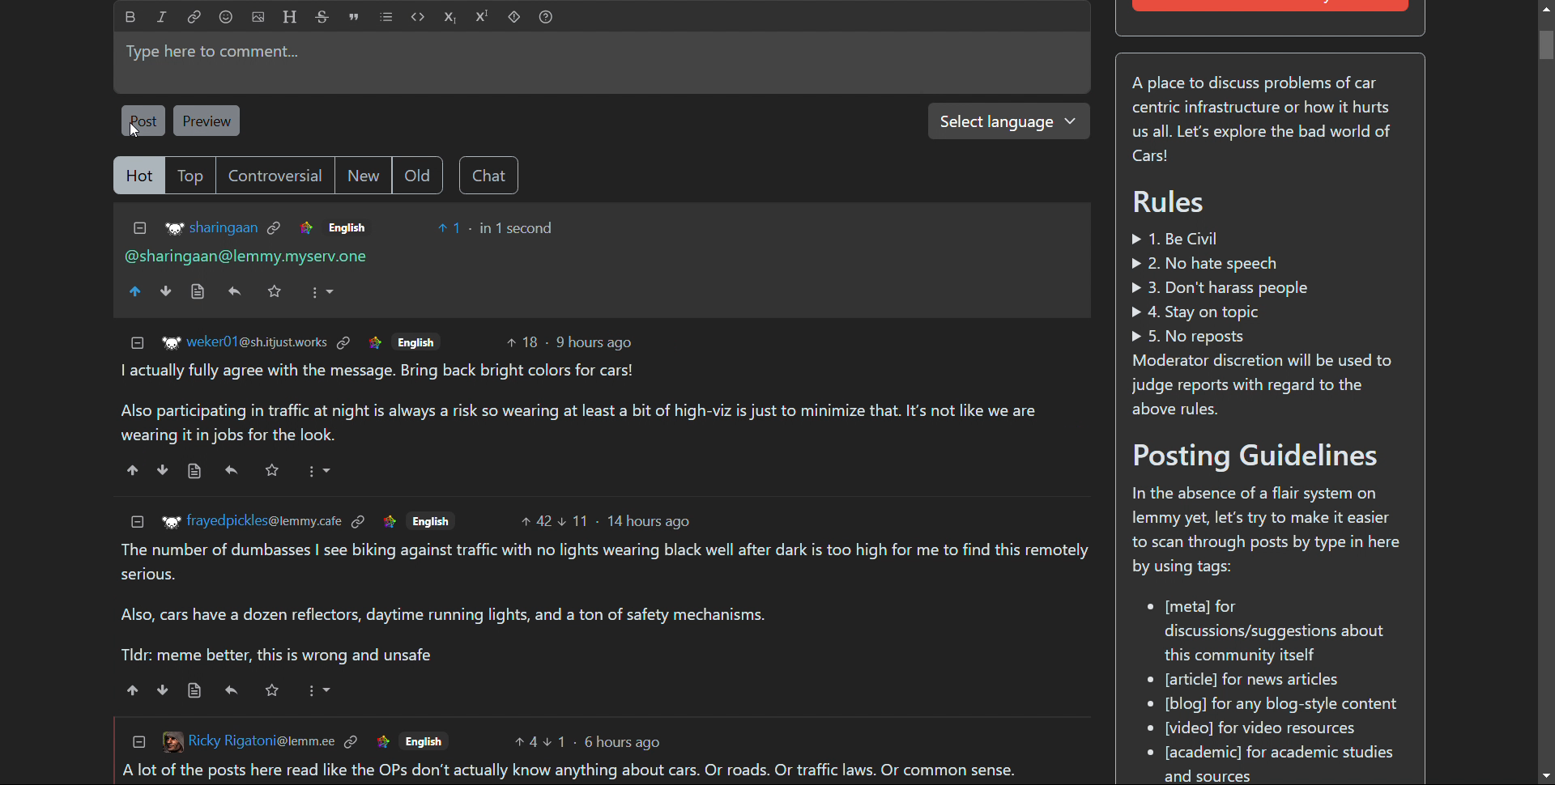 This screenshot has width=1555, height=785. What do you see at coordinates (355, 17) in the screenshot?
I see `quote` at bounding box center [355, 17].